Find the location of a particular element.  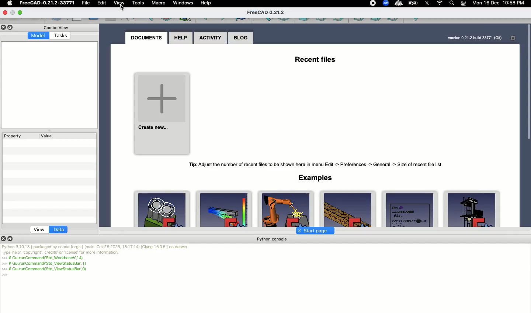

ArchDetail.FCStd.225kB is located at coordinates (472, 209).